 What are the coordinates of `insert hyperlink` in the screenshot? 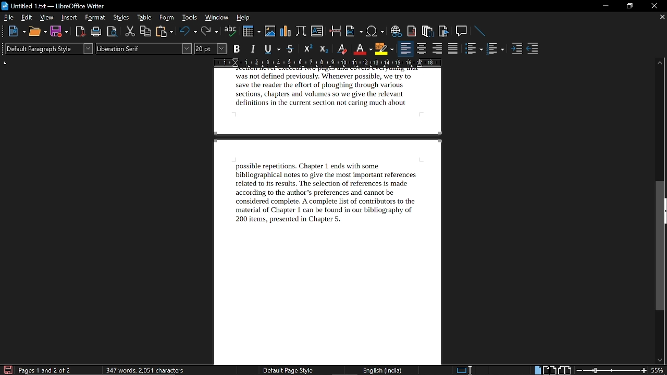 It's located at (397, 32).